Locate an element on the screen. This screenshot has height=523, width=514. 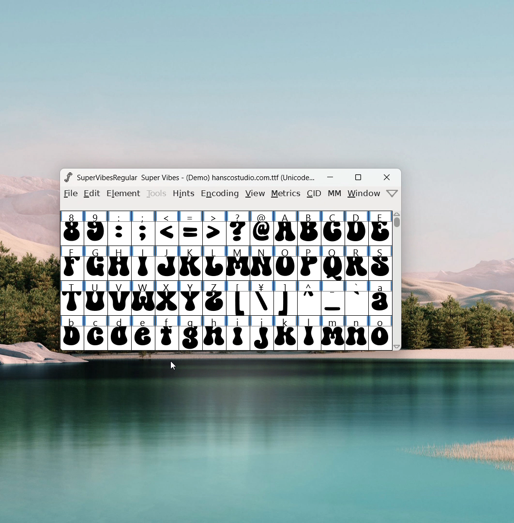
more menu is located at coordinates (392, 194).